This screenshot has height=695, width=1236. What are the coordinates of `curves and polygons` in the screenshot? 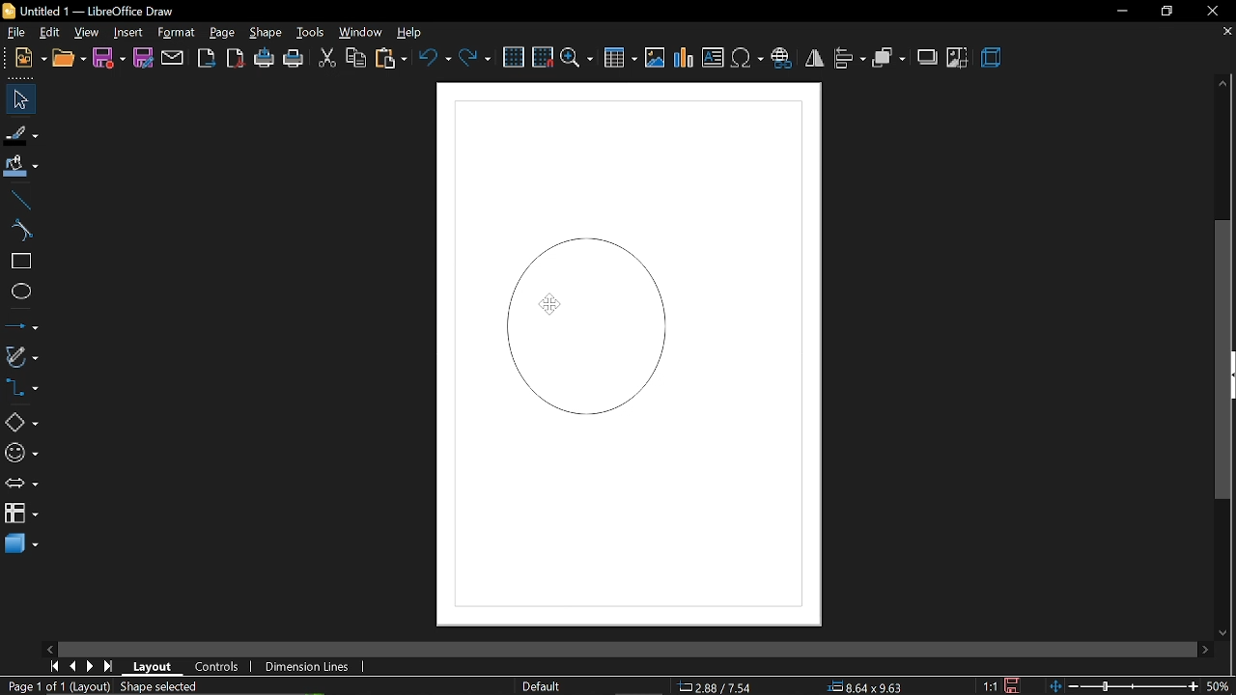 It's located at (23, 356).